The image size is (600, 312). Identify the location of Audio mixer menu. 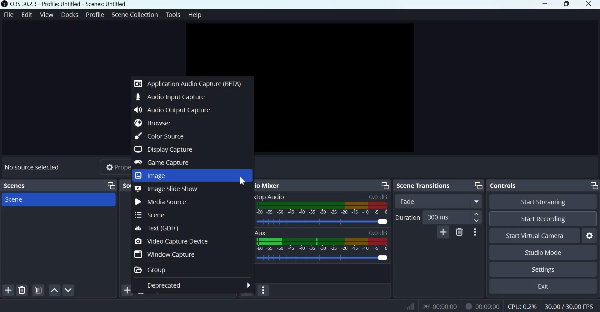
(267, 290).